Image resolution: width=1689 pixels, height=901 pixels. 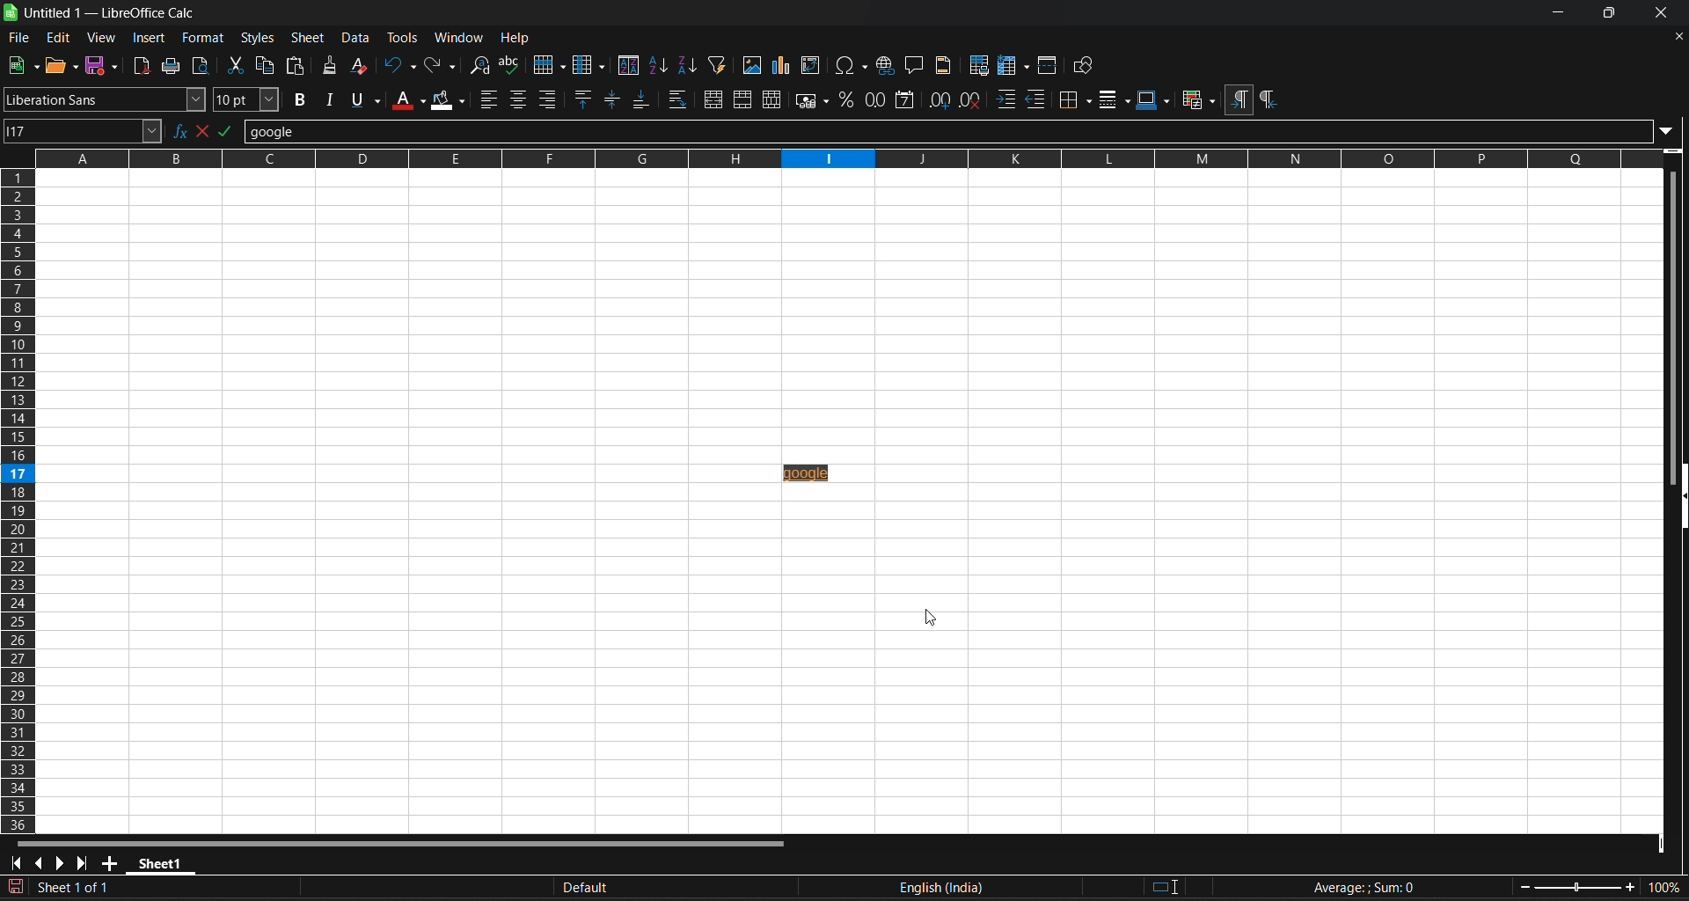 What do you see at coordinates (978, 64) in the screenshot?
I see `define print area` at bounding box center [978, 64].